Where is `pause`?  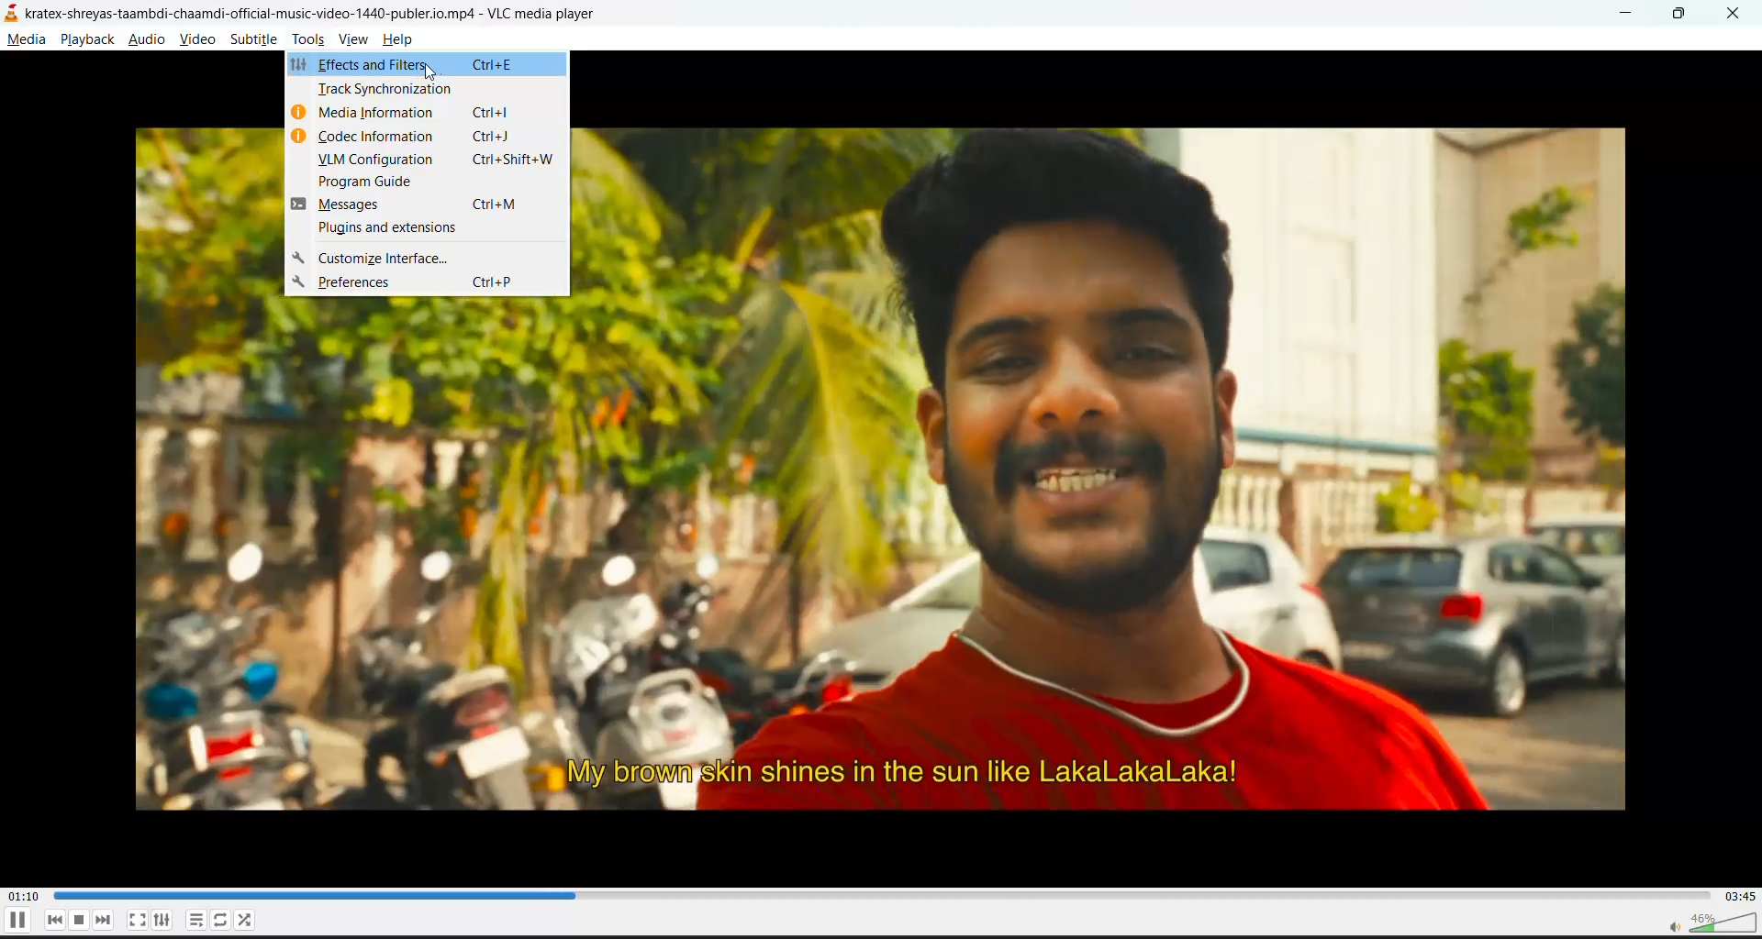
pause is located at coordinates (17, 922).